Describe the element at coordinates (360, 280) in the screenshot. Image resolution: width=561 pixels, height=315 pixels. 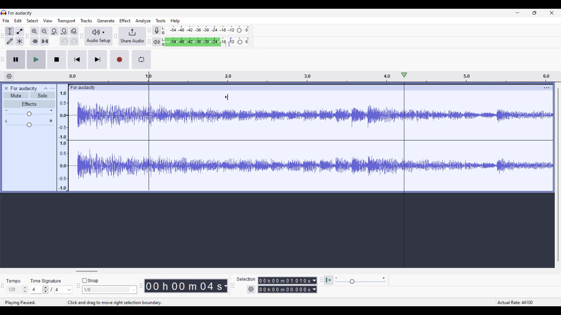
I see `Playback speed scale` at that location.